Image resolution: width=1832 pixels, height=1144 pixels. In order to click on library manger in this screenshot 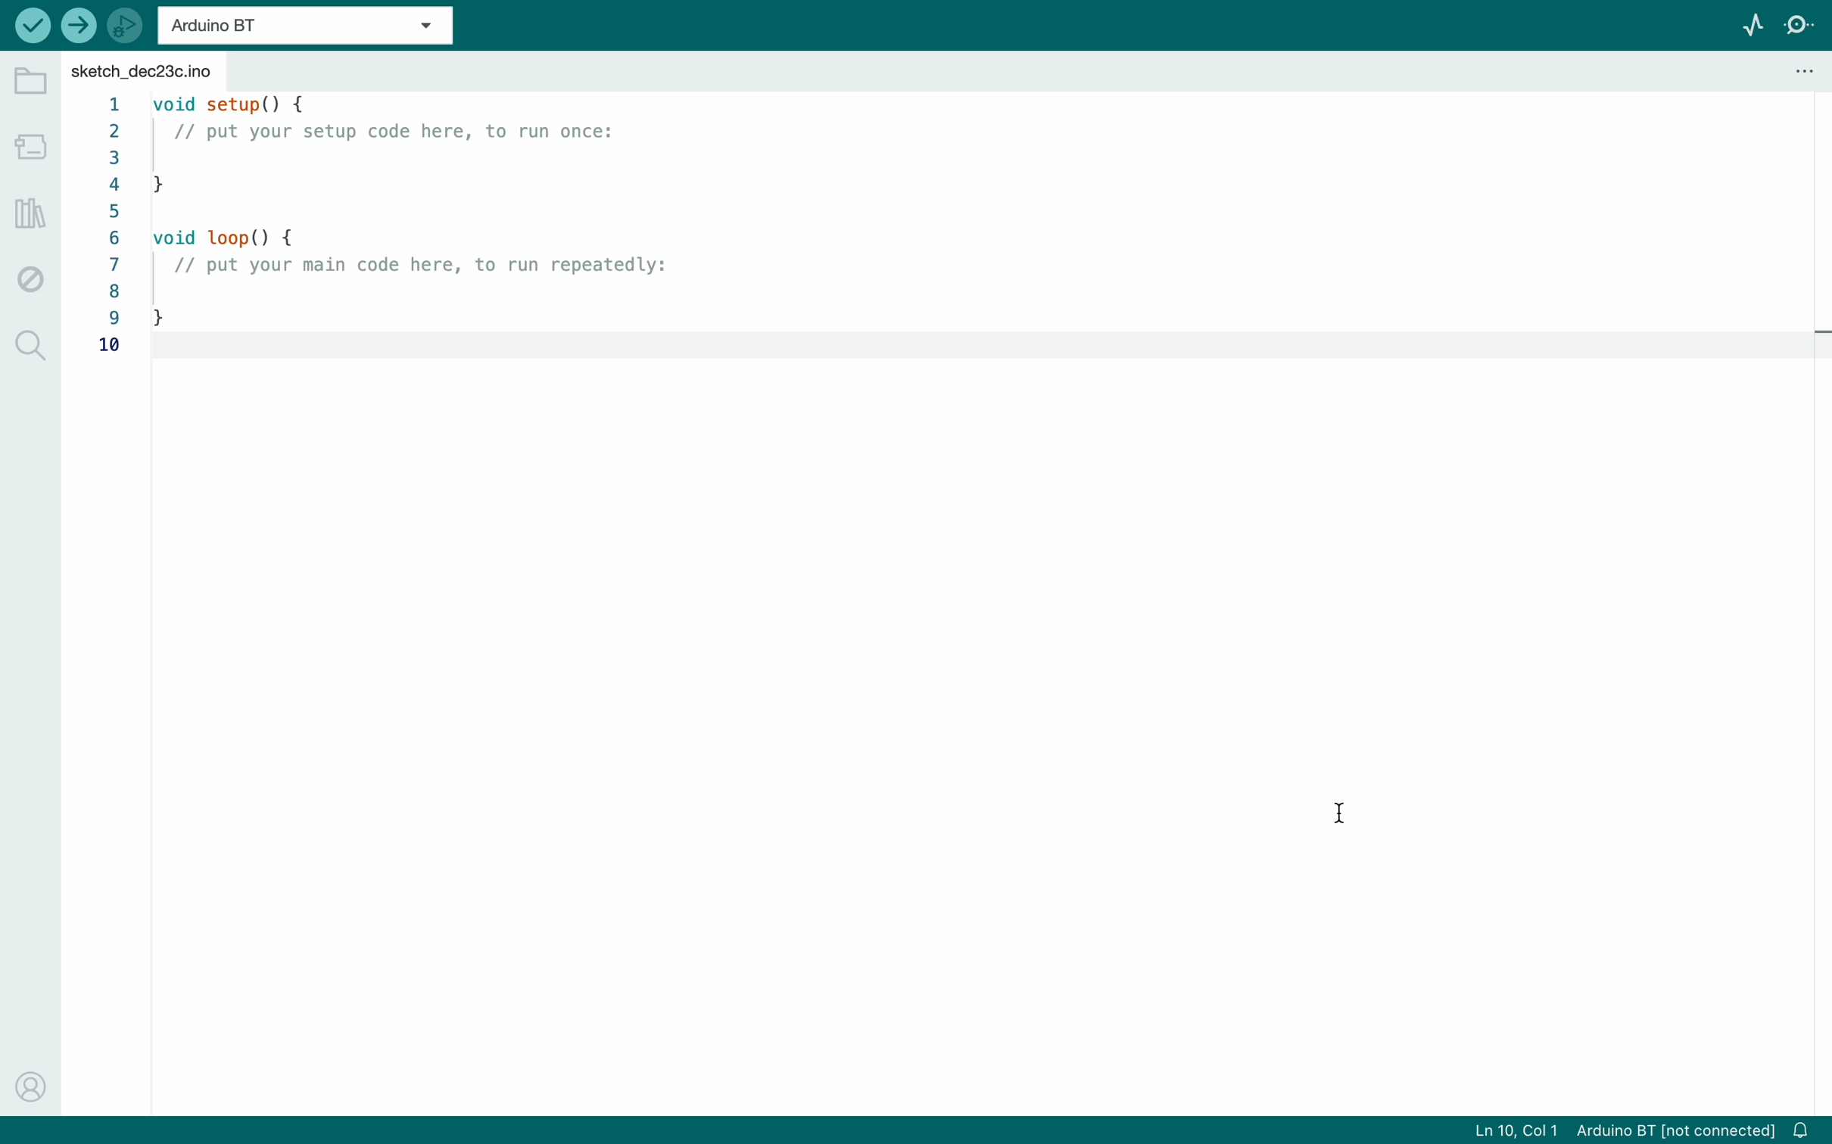, I will do `click(28, 213)`.